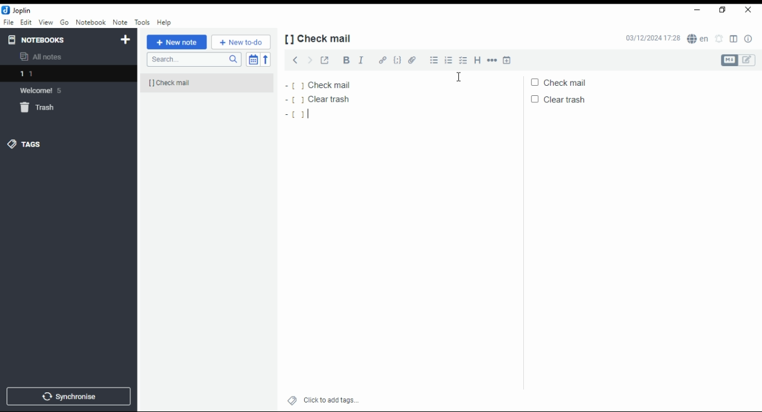 The width and height of the screenshot is (762, 412). Describe the element at coordinates (724, 10) in the screenshot. I see `restore` at that location.